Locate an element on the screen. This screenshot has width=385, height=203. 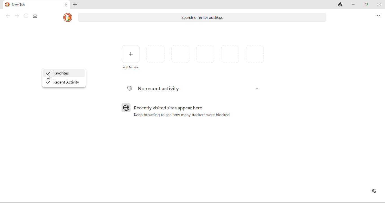
No recent activity is located at coordinates (159, 88).